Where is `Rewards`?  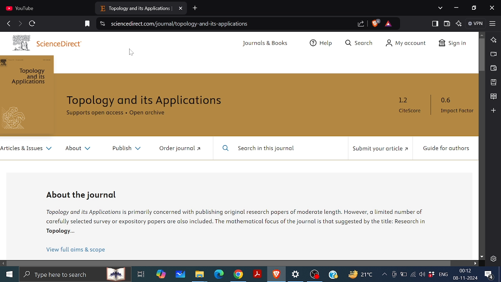 Rewards is located at coordinates (388, 23).